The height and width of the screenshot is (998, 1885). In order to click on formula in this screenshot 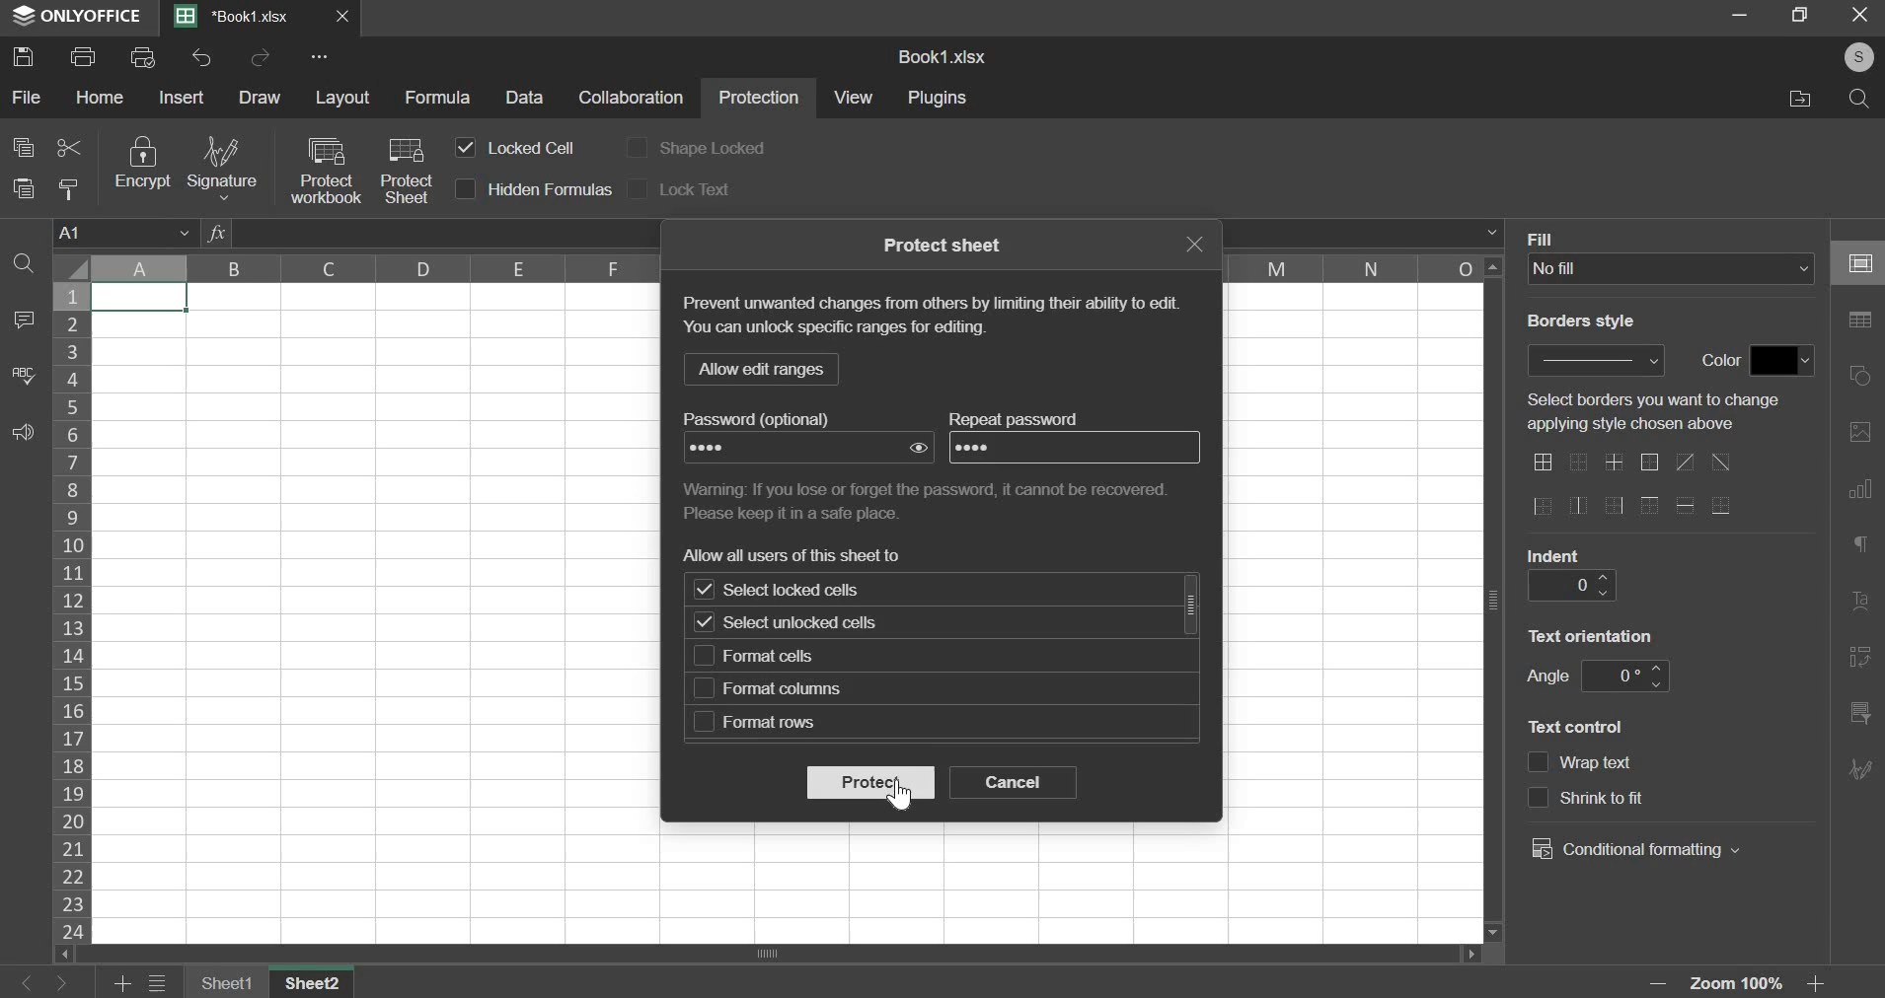, I will do `click(437, 98)`.